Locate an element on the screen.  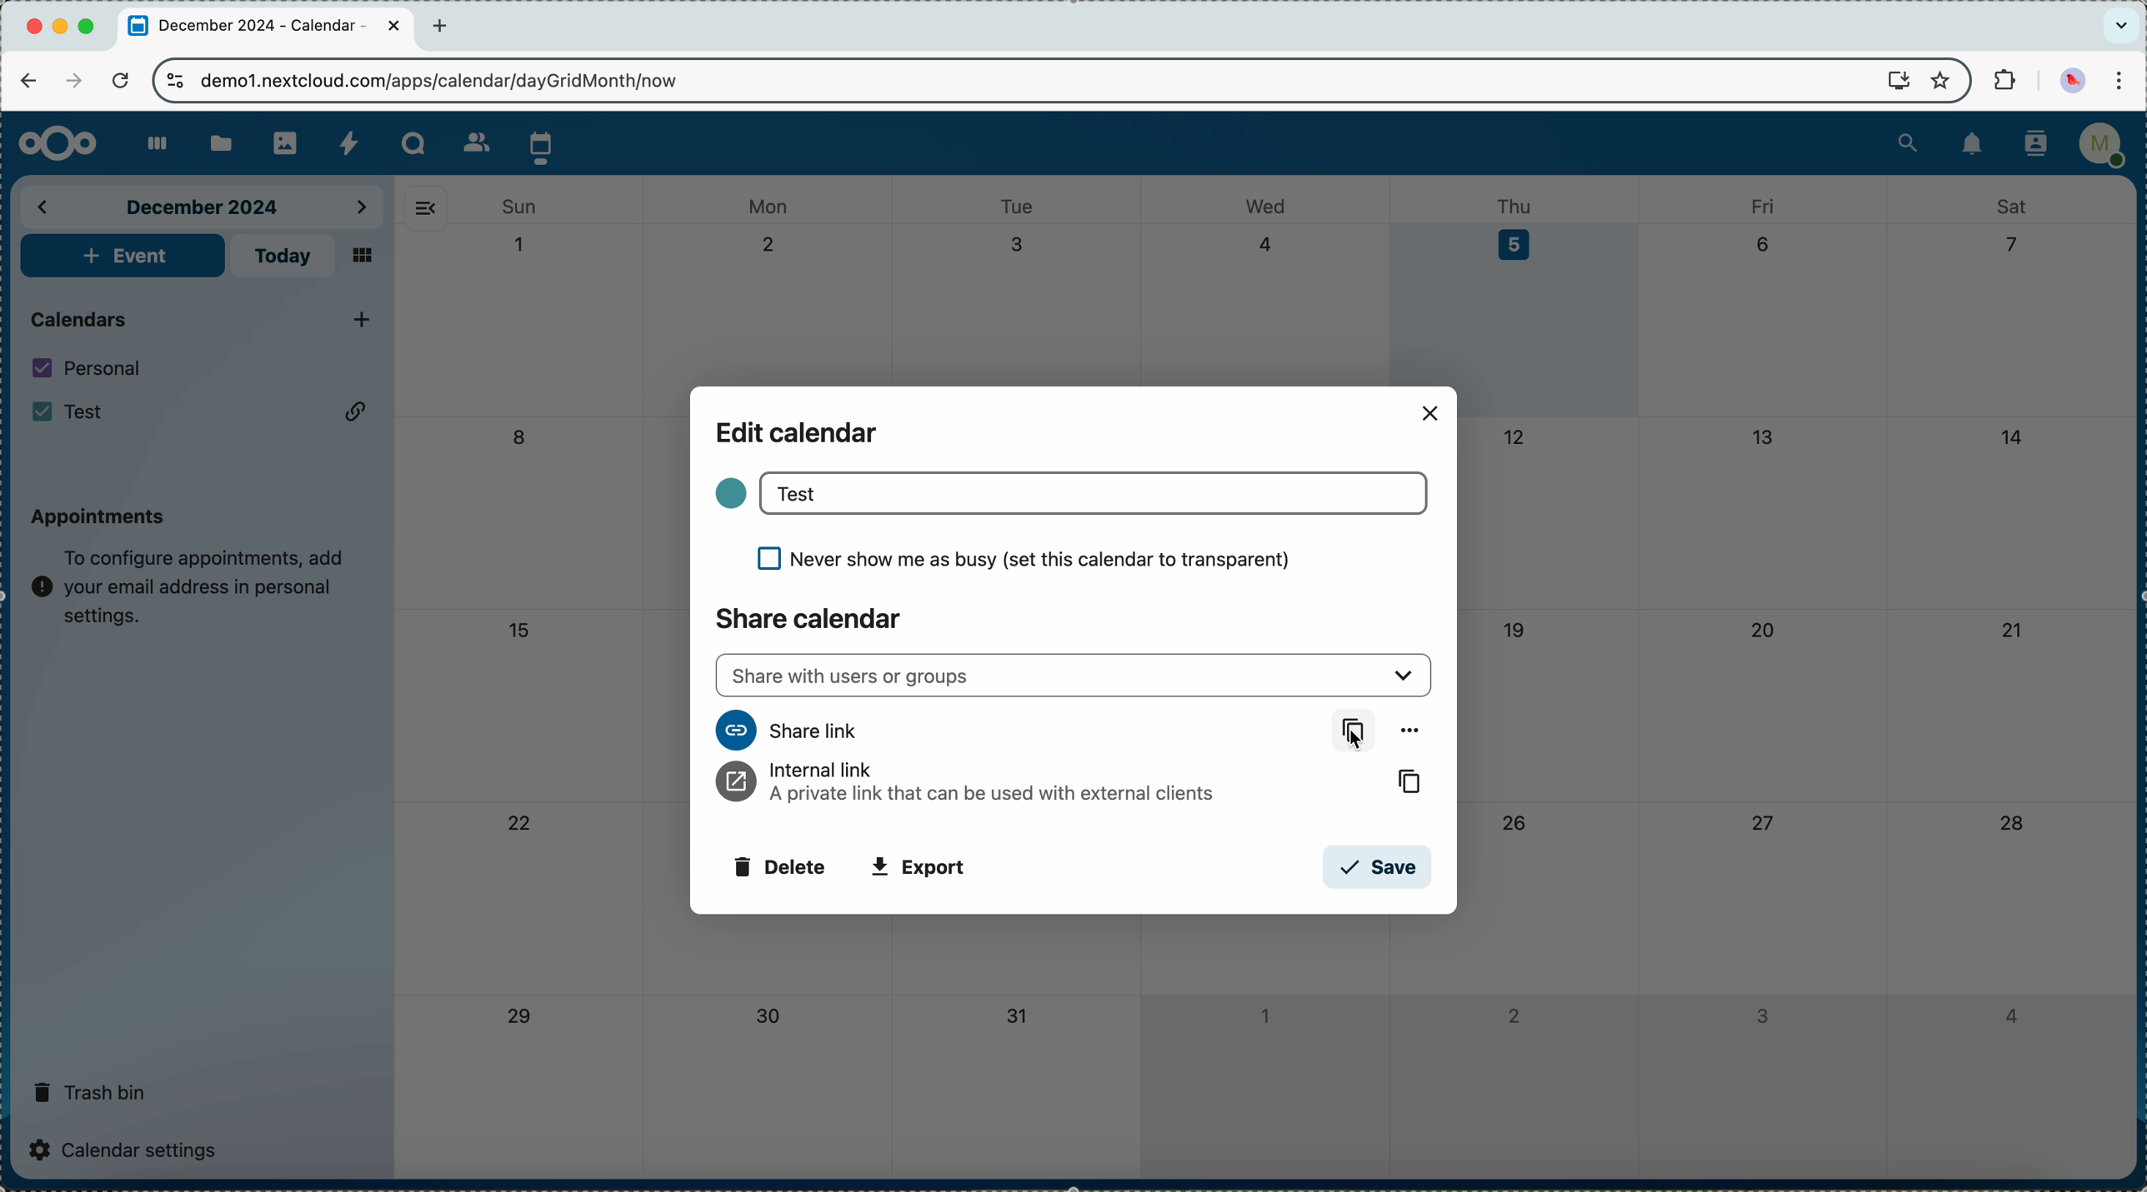
3 is located at coordinates (1019, 244).